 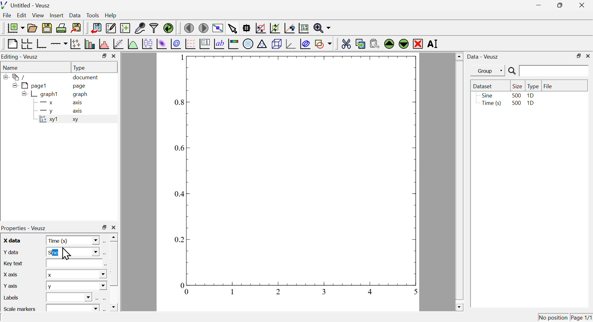 What do you see at coordinates (588, 56) in the screenshot?
I see `close` at bounding box center [588, 56].